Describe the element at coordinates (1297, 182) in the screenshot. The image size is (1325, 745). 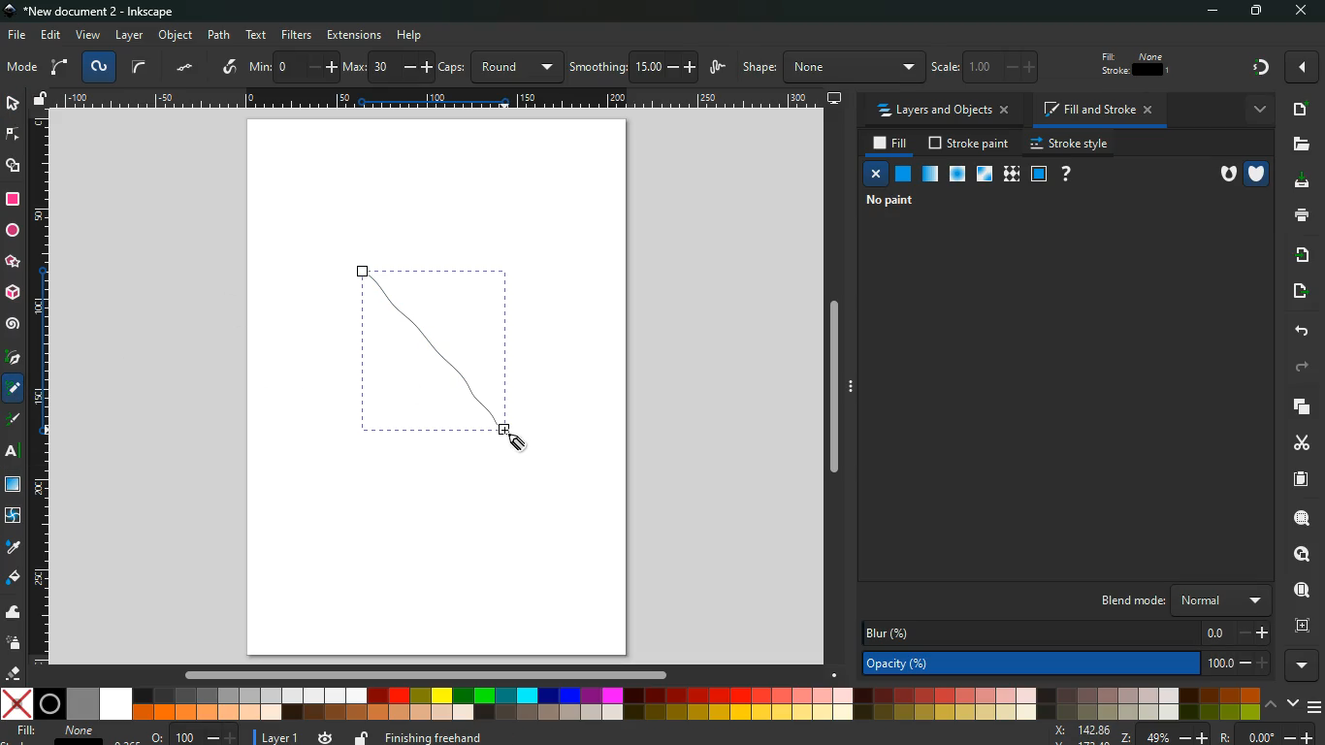
I see `download` at that location.